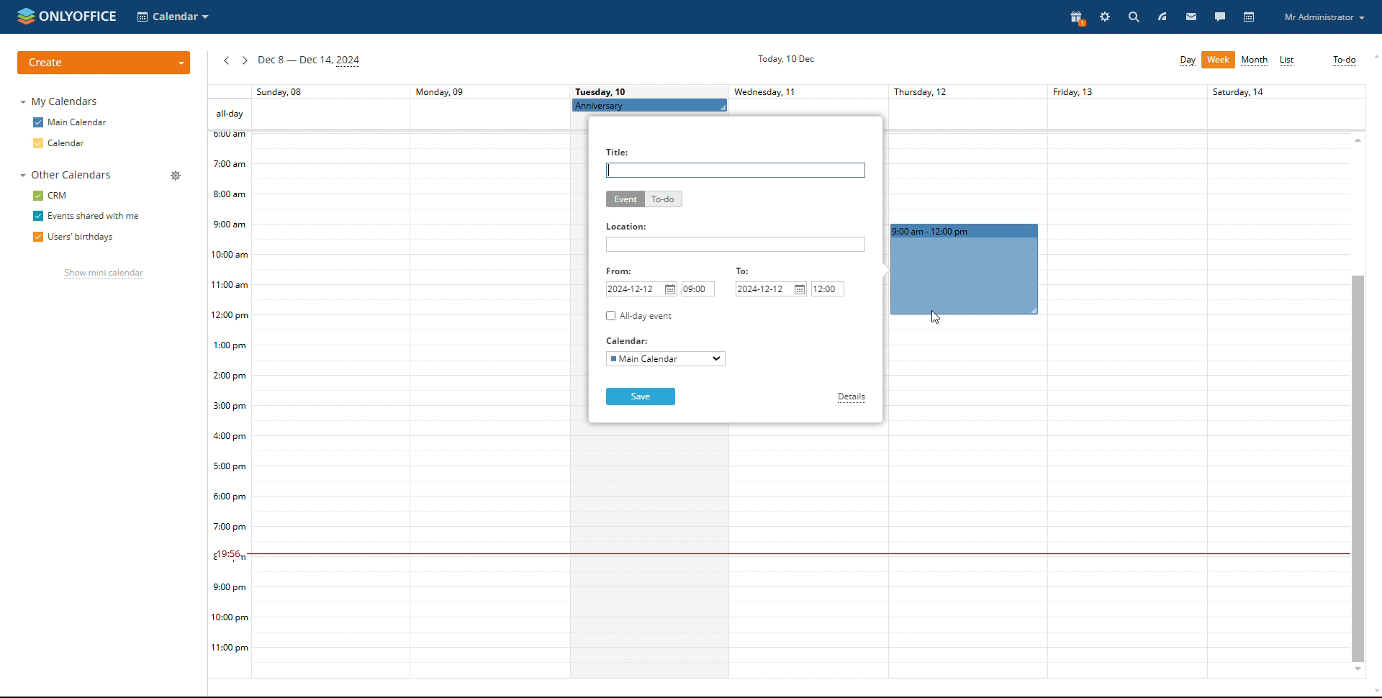  I want to click on , so click(1278, 379).